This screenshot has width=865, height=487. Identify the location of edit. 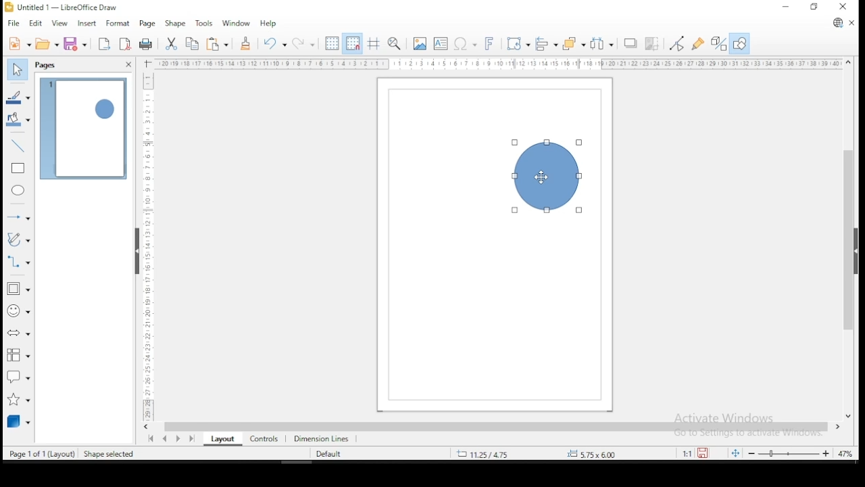
(35, 24).